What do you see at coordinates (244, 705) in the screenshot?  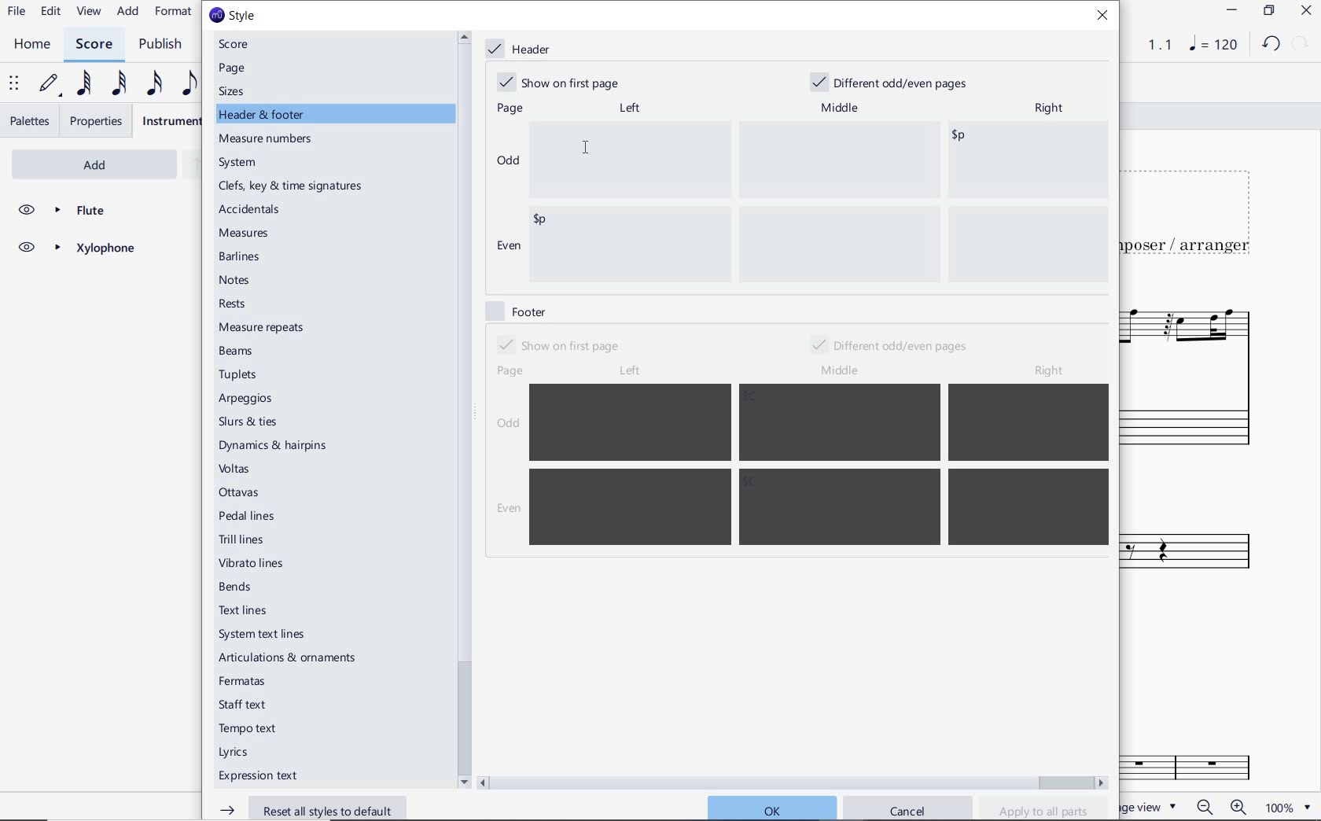 I see `staff text` at bounding box center [244, 705].